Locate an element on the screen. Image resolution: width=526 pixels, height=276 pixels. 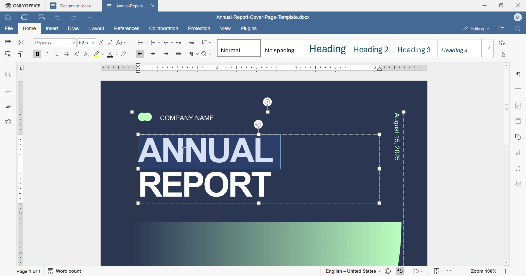
feedback and support is located at coordinates (10, 122).